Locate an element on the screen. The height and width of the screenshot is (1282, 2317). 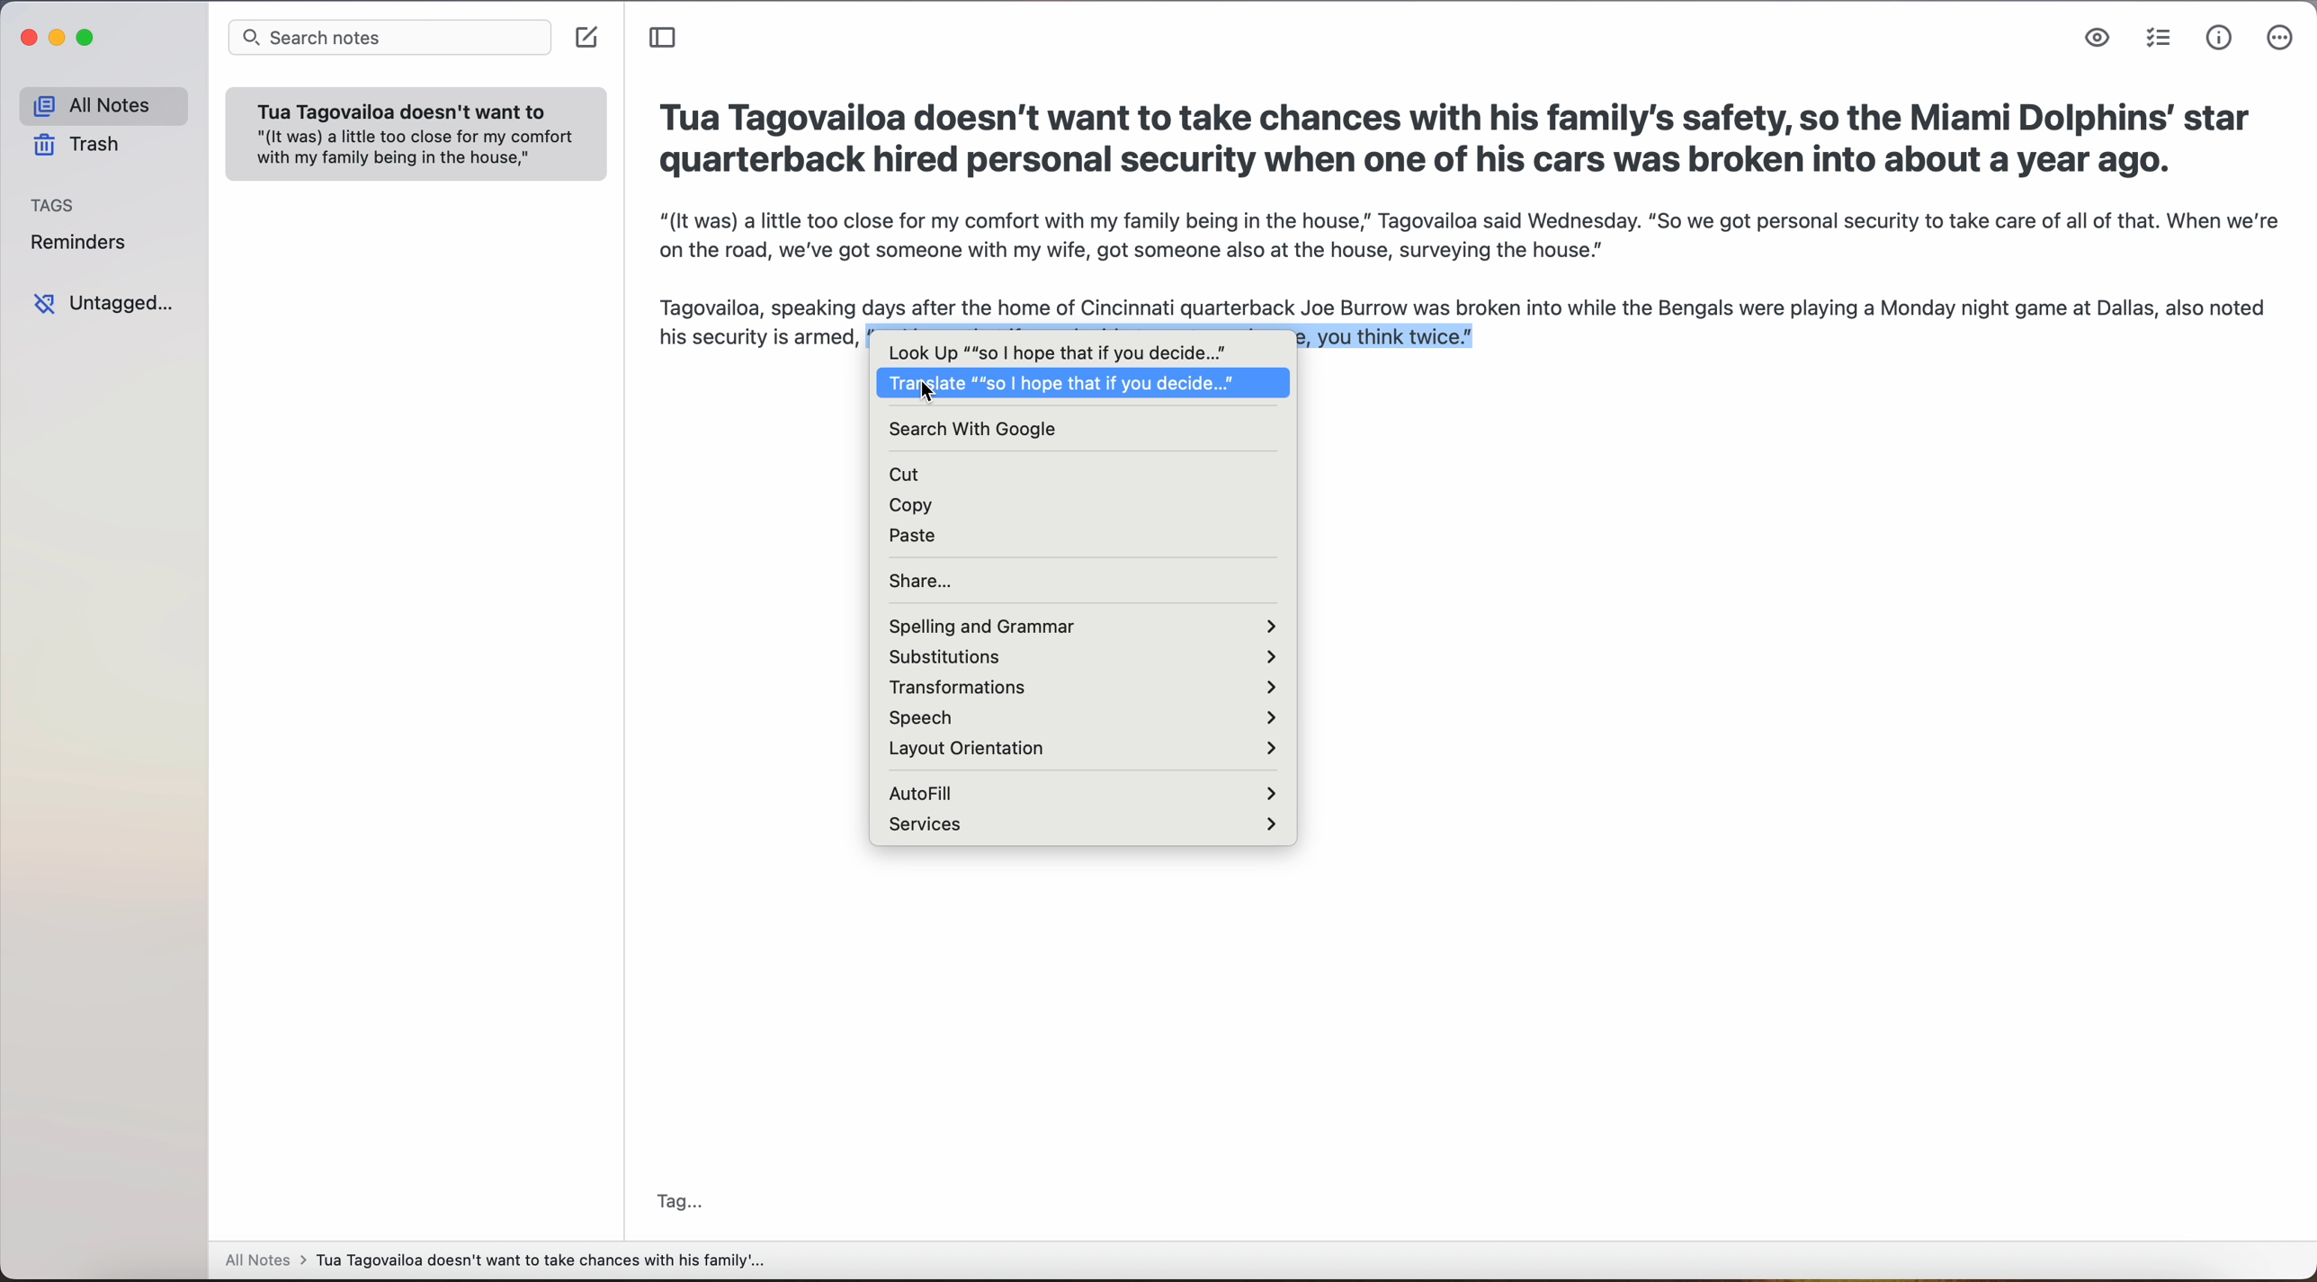
cursor is located at coordinates (935, 394).